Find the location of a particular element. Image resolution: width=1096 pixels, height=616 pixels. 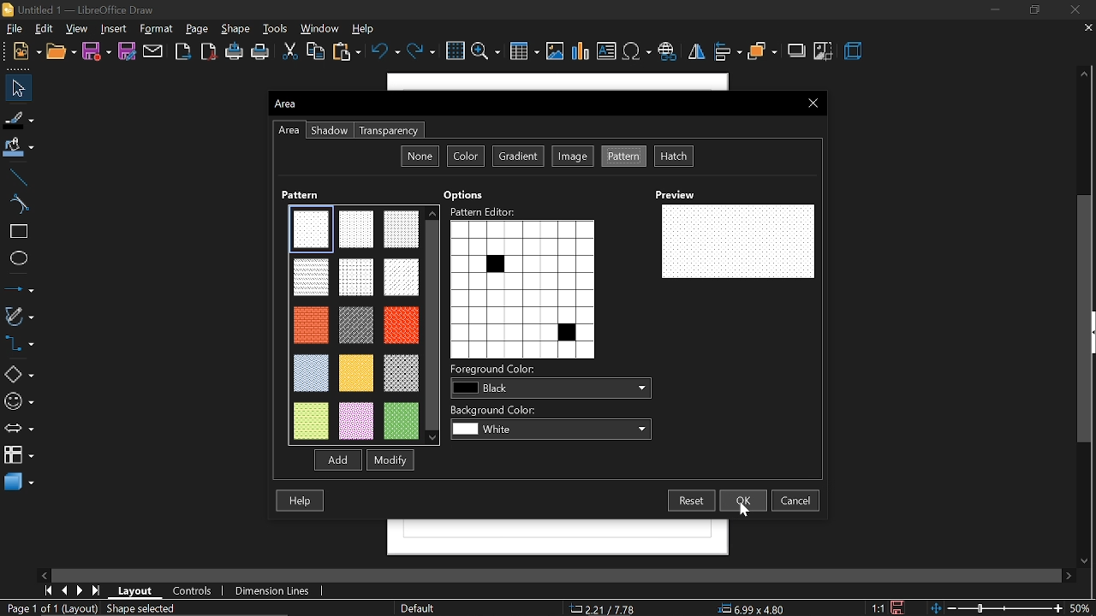

Foreground Color is located at coordinates (497, 369).